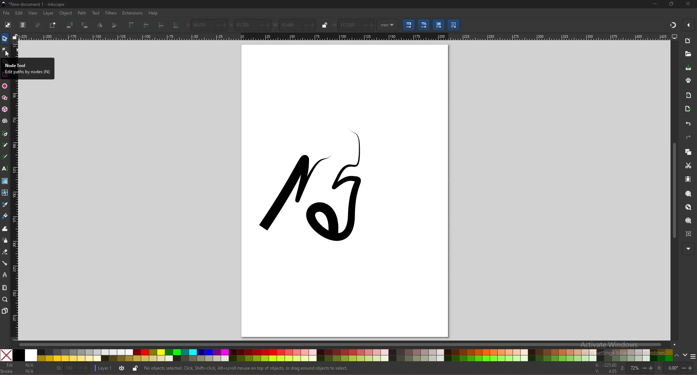 Image resolution: width=697 pixels, height=375 pixels. What do you see at coordinates (688, 194) in the screenshot?
I see `zoom selection` at bounding box center [688, 194].